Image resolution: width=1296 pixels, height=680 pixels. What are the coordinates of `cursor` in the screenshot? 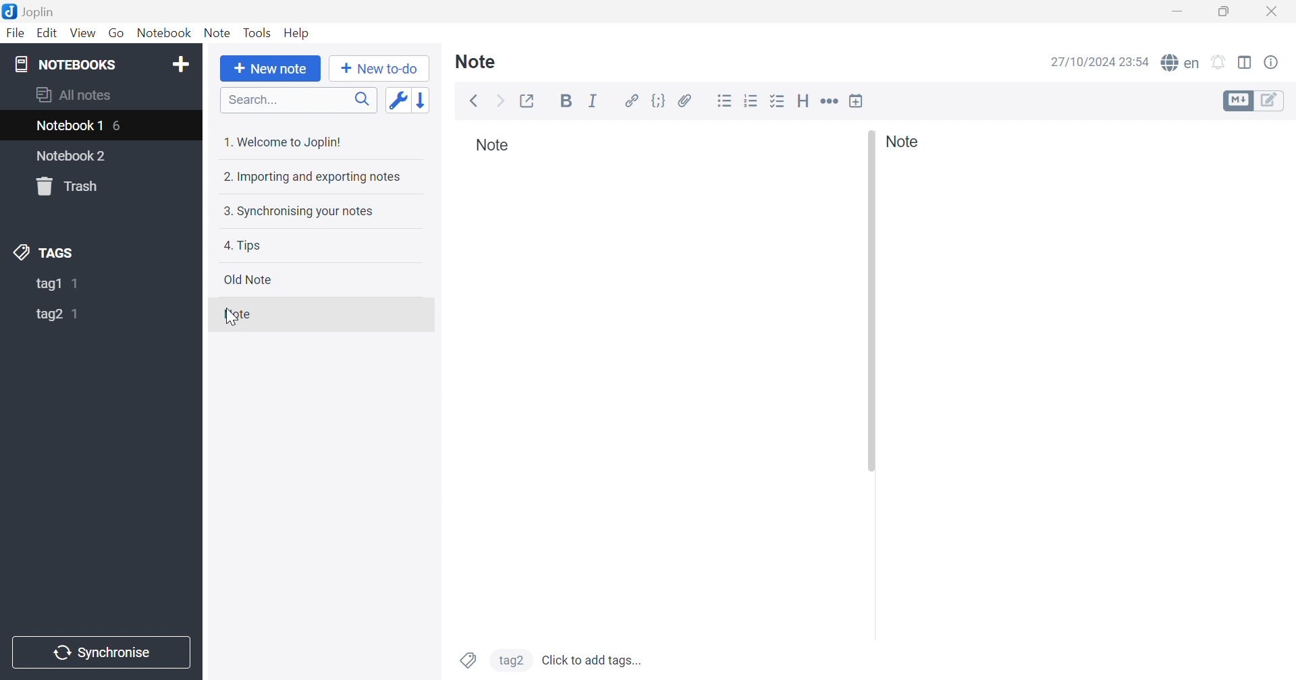 It's located at (228, 318).